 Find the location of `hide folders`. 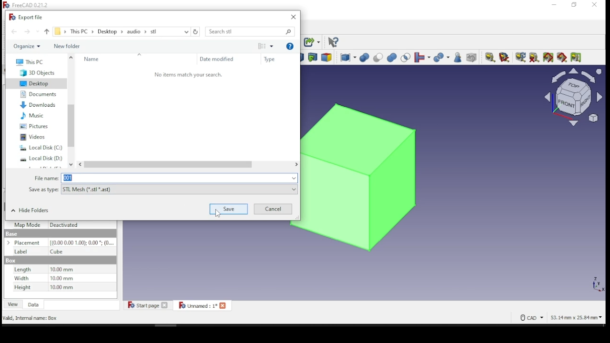

hide folders is located at coordinates (36, 211).